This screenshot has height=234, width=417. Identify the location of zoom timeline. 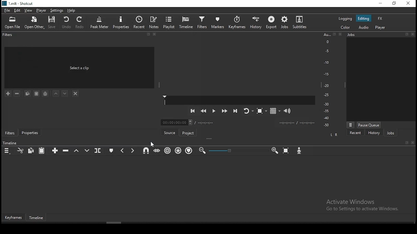
(275, 150).